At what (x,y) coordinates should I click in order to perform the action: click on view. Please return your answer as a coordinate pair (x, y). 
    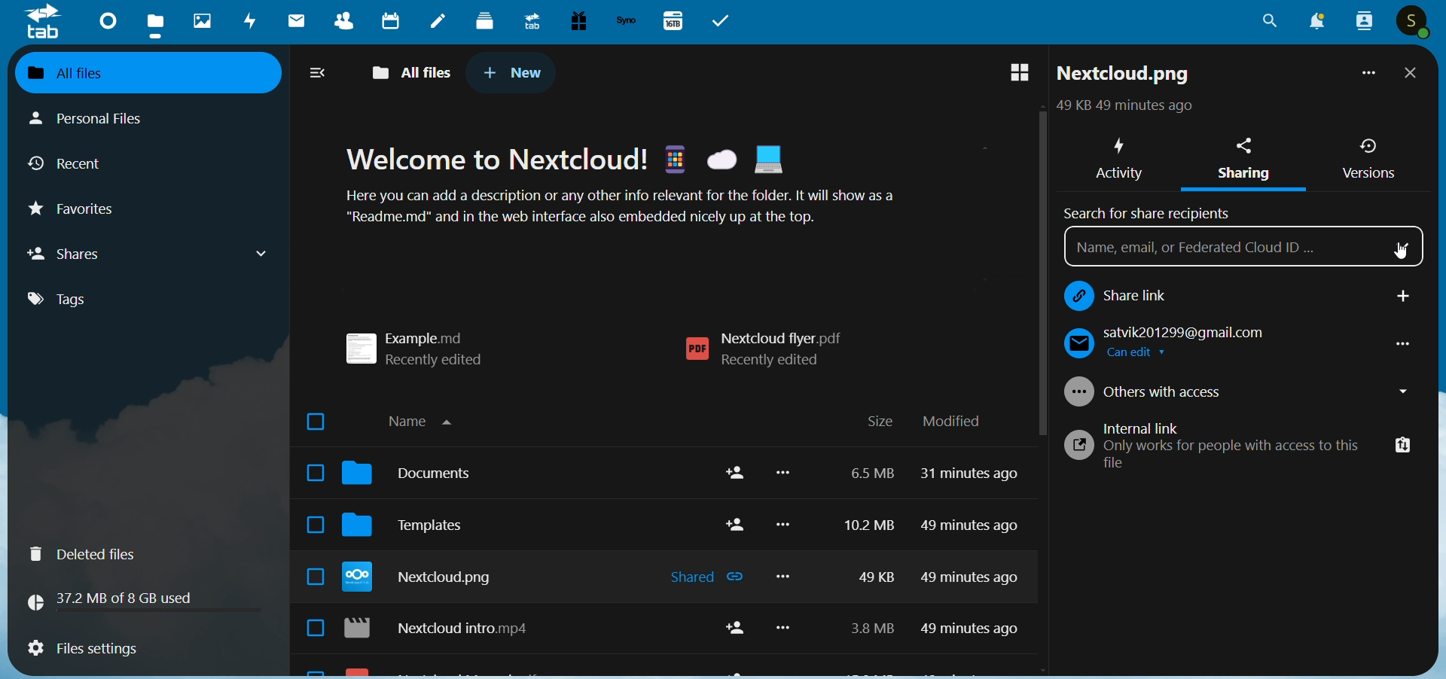
    Looking at the image, I should click on (1011, 74).